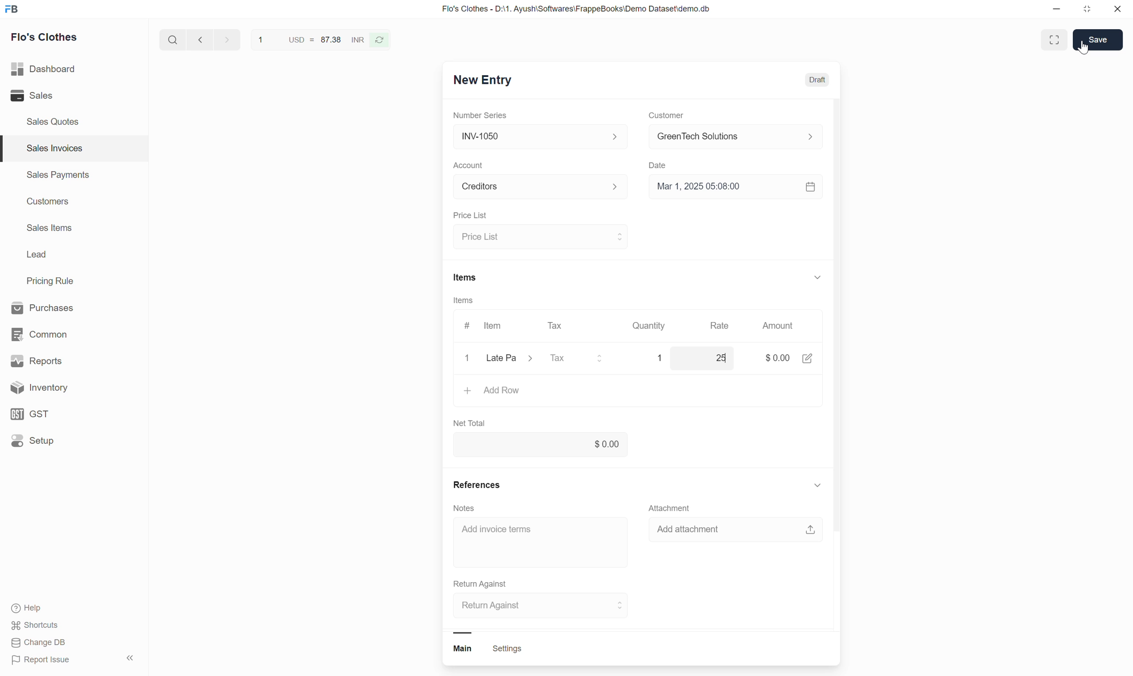 This screenshot has height=676, width=1133. What do you see at coordinates (487, 583) in the screenshot?
I see `Return Against` at bounding box center [487, 583].